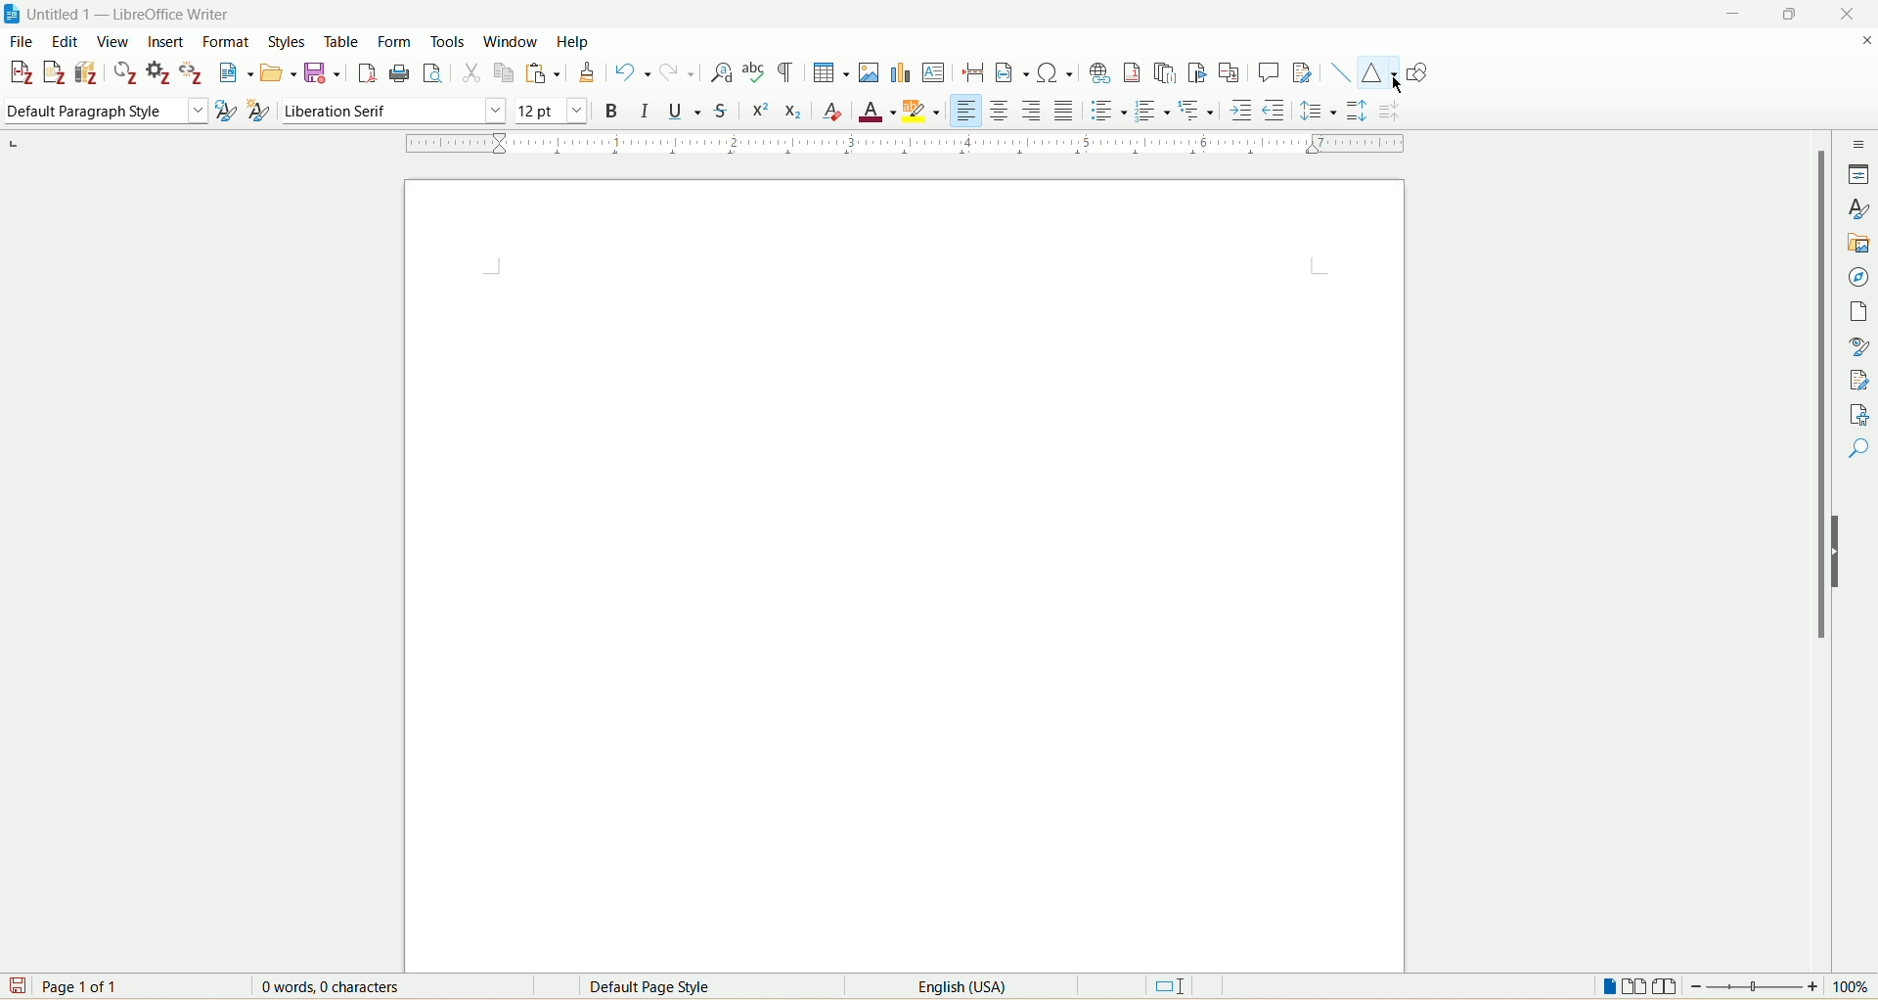 This screenshot has height=1000, width=1878. Describe the element at coordinates (1845, 15) in the screenshot. I see `close` at that location.